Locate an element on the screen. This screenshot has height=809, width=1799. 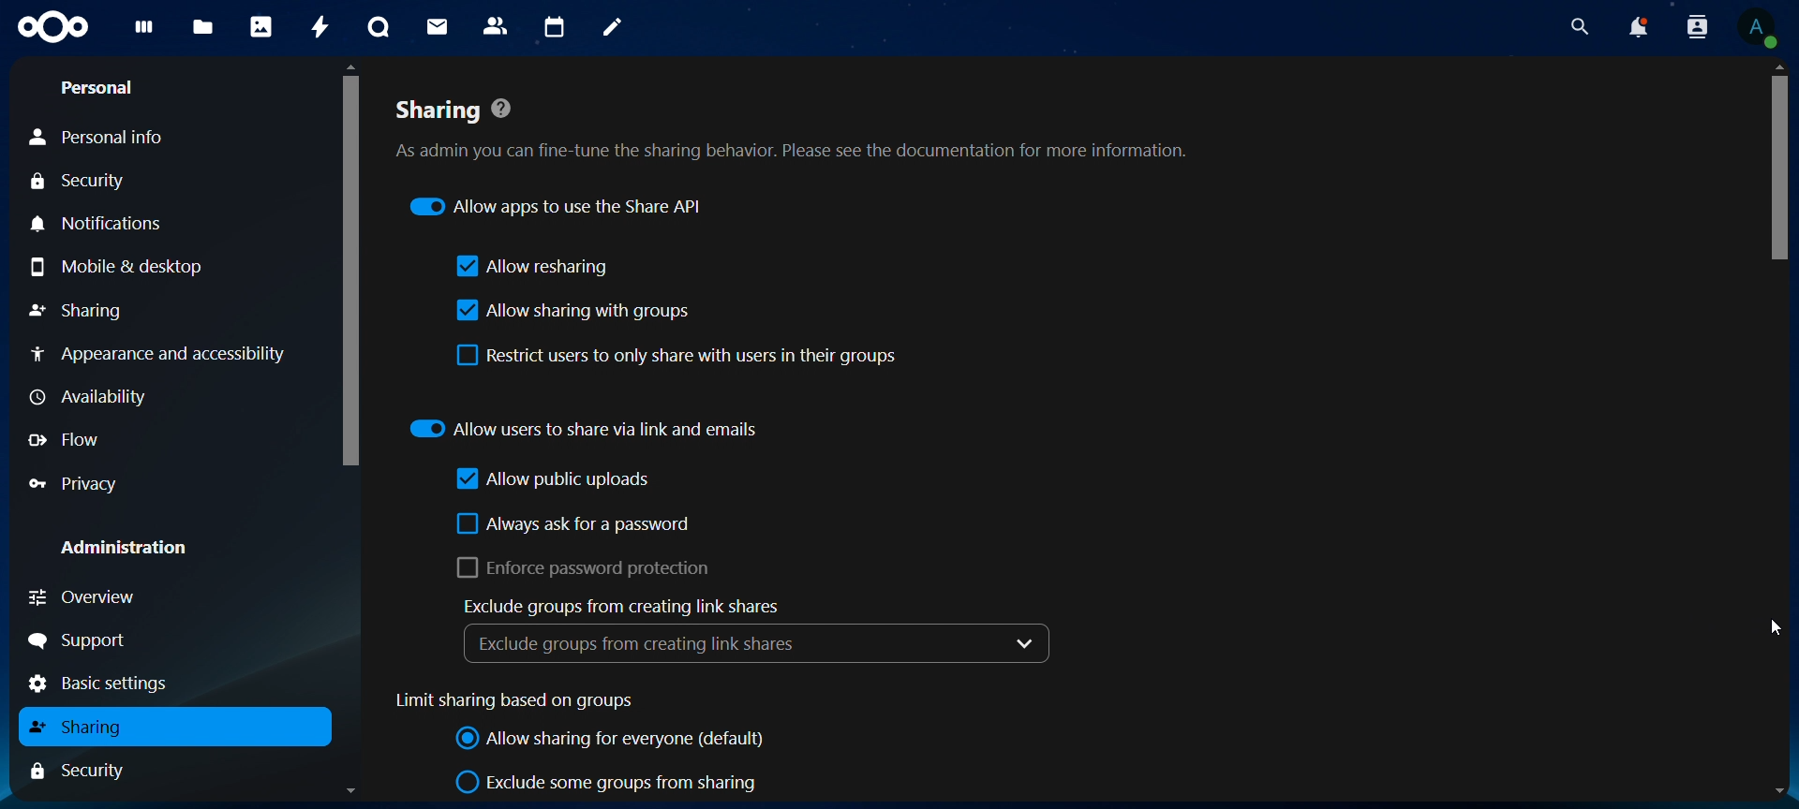
personal info is located at coordinates (103, 138).